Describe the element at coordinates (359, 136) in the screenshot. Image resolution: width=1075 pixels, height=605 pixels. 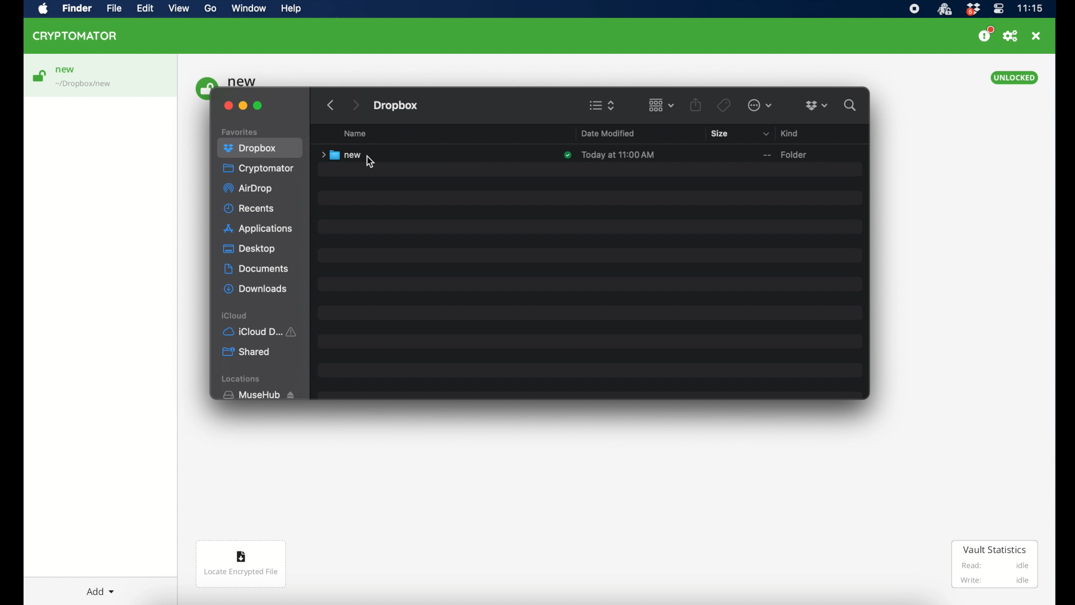
I see `Name` at that location.